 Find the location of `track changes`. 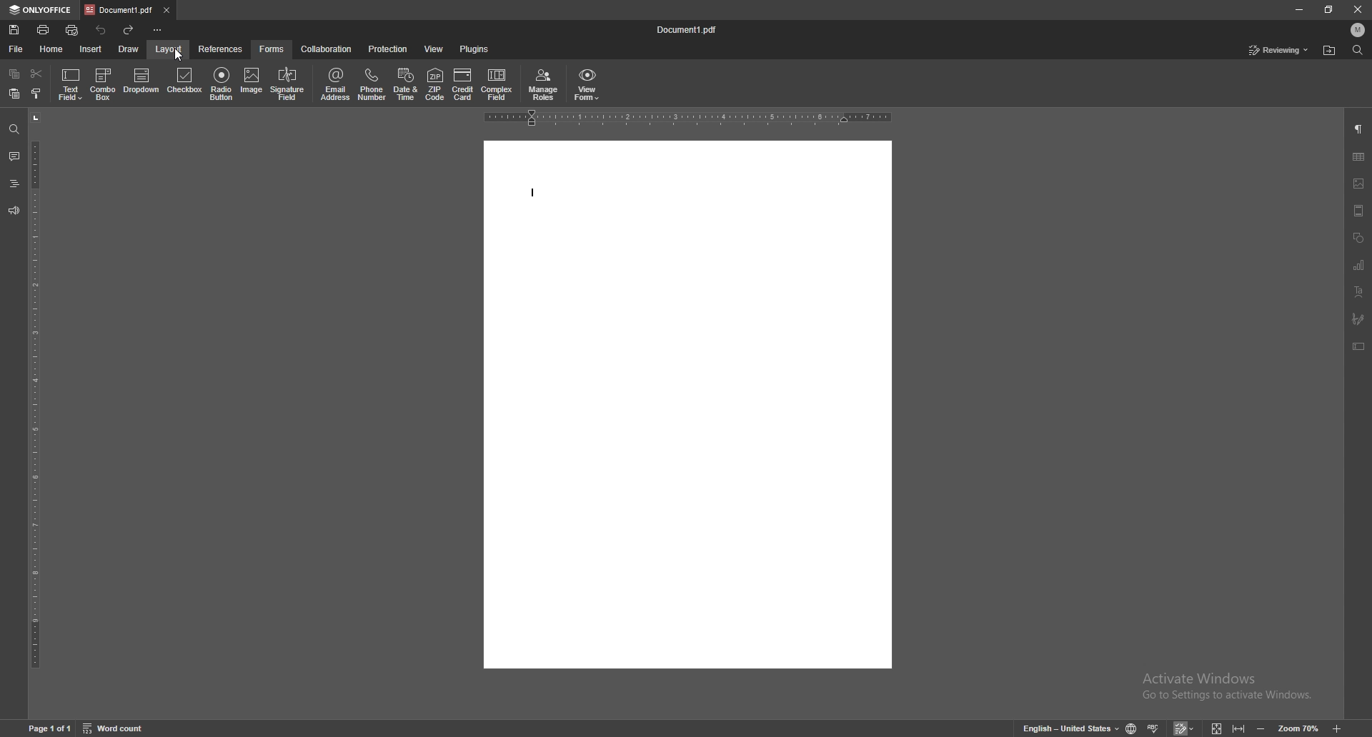

track changes is located at coordinates (1185, 728).